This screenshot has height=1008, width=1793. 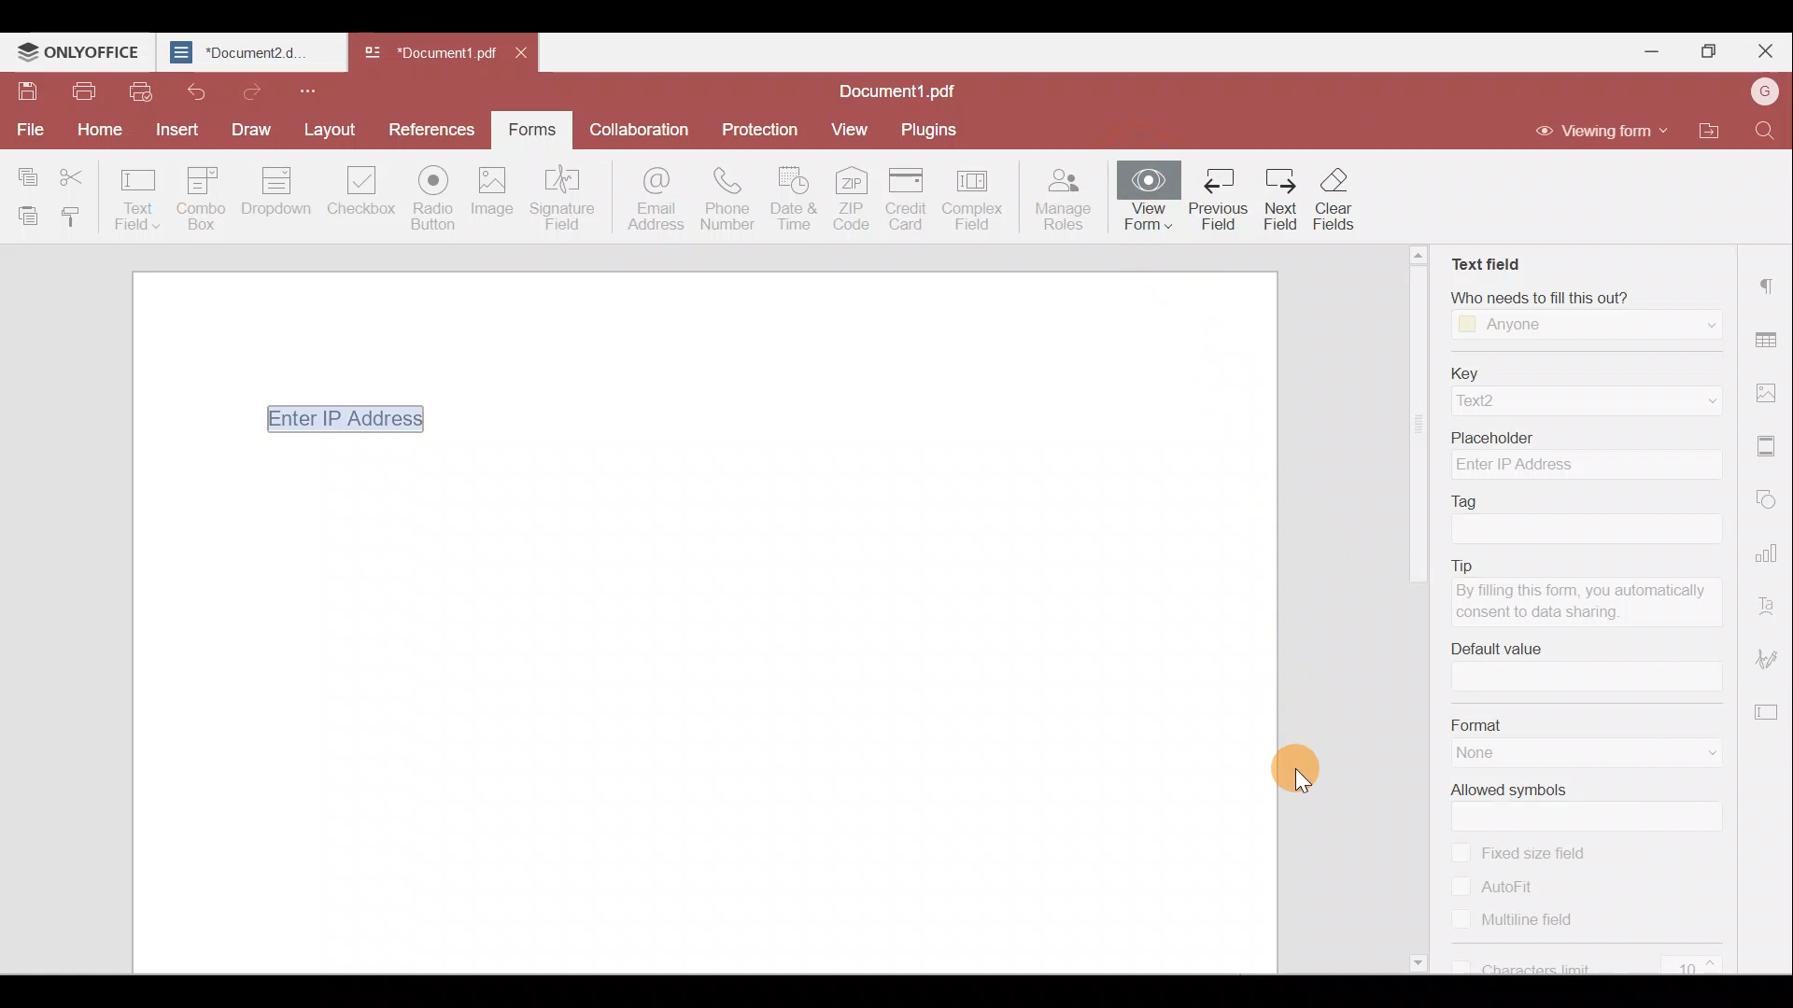 I want to click on Characters limit, so click(x=1602, y=962).